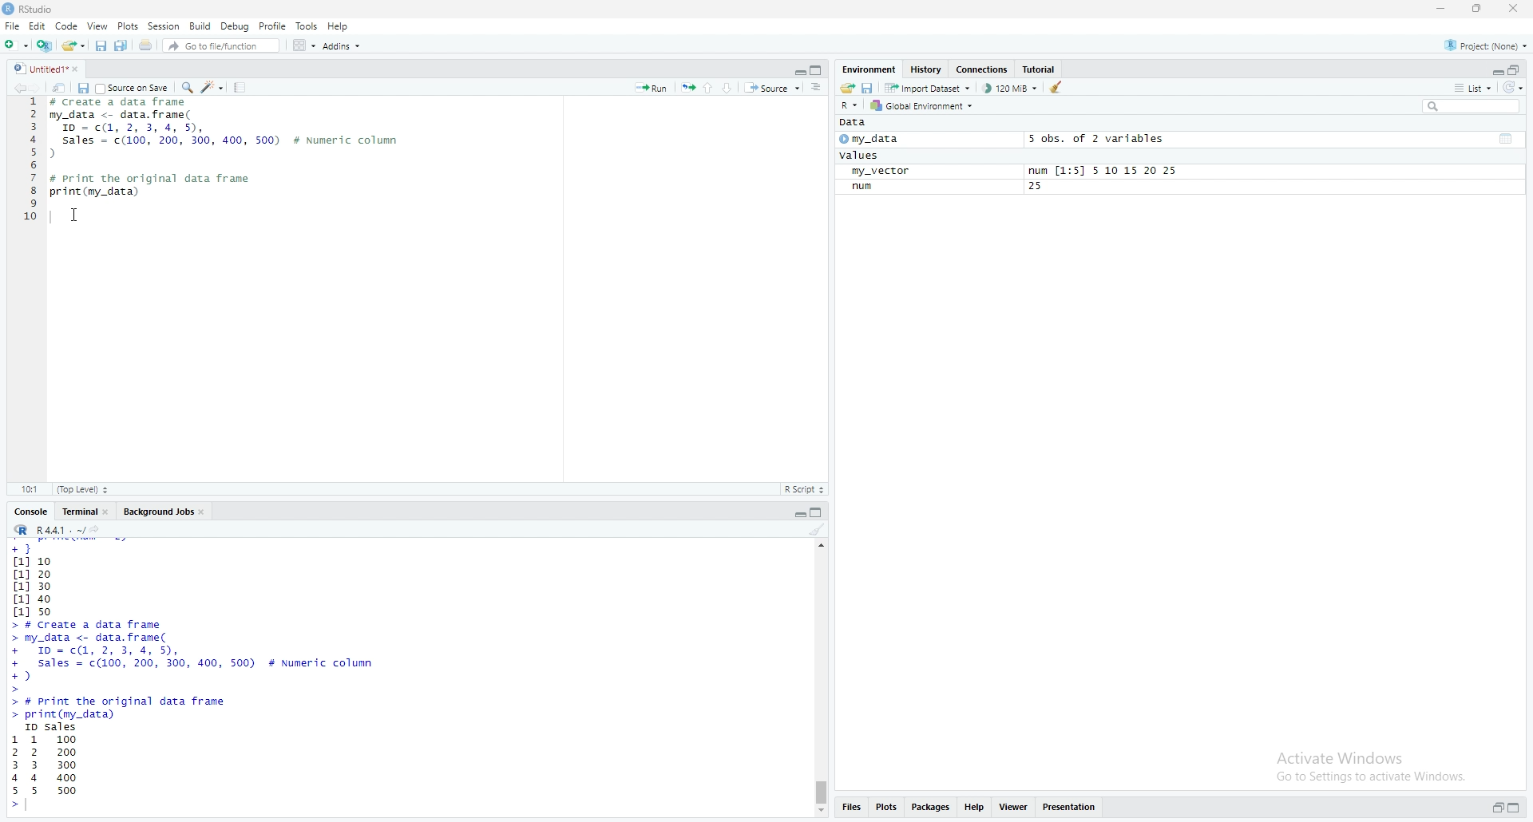 This screenshot has height=822, width=1533. What do you see at coordinates (133, 708) in the screenshot?
I see `print data frame function` at bounding box center [133, 708].